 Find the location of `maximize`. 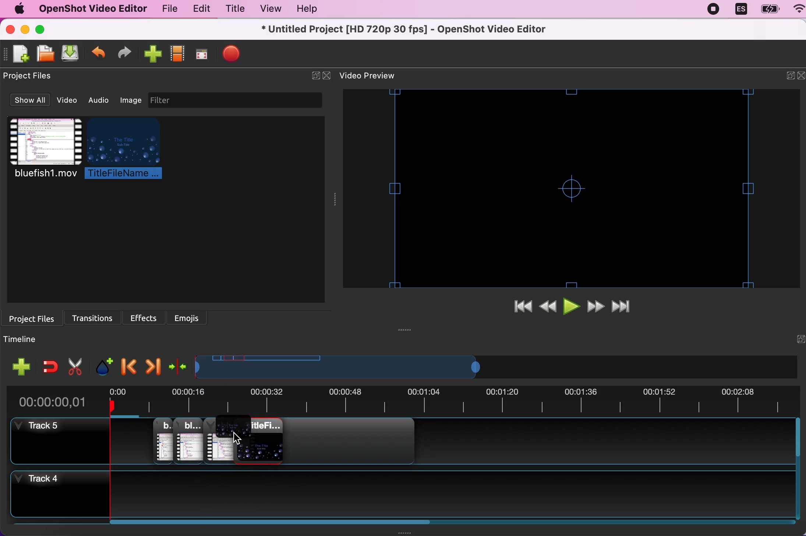

maximize is located at coordinates (44, 29).